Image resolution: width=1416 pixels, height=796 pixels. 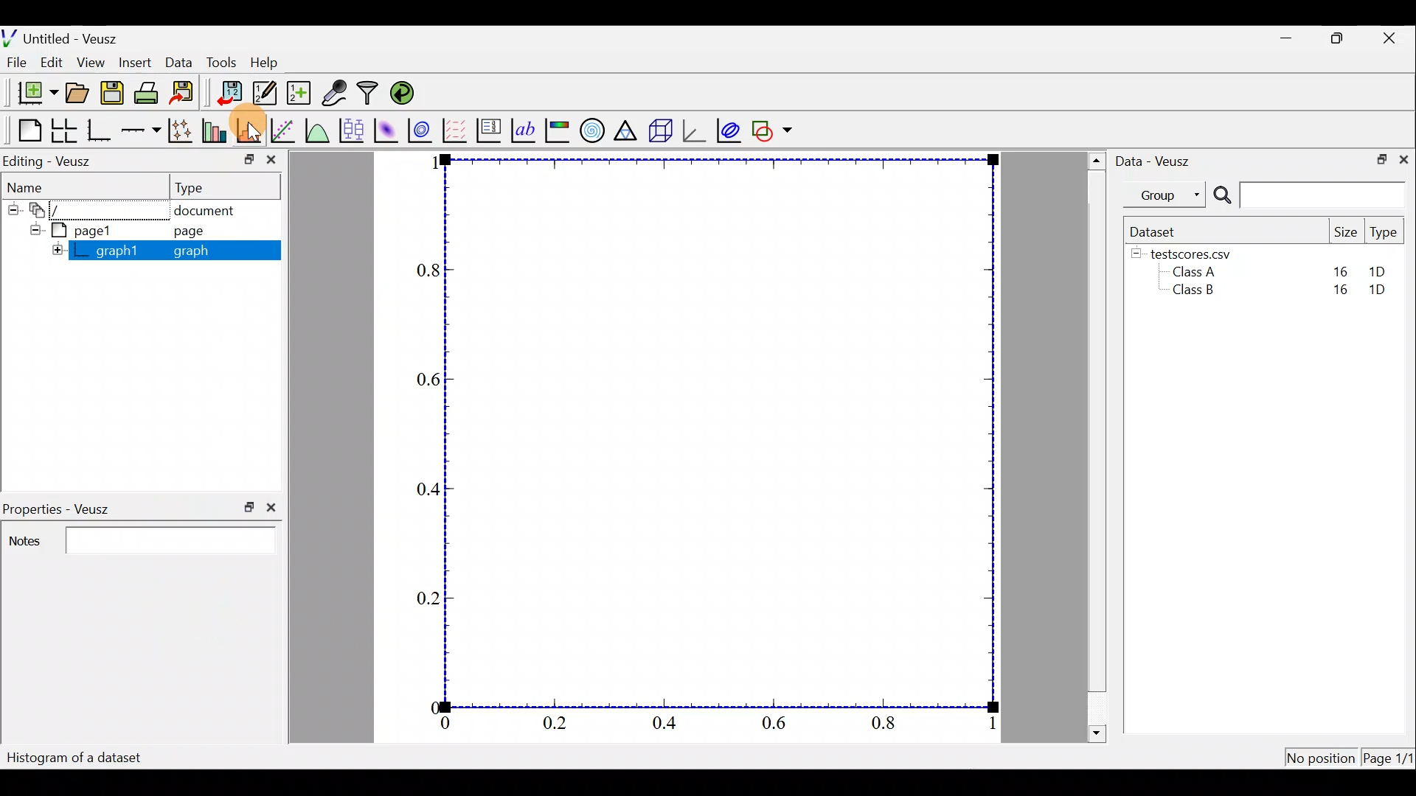 What do you see at coordinates (422, 130) in the screenshot?
I see `Plot a 2d dataset as contours` at bounding box center [422, 130].